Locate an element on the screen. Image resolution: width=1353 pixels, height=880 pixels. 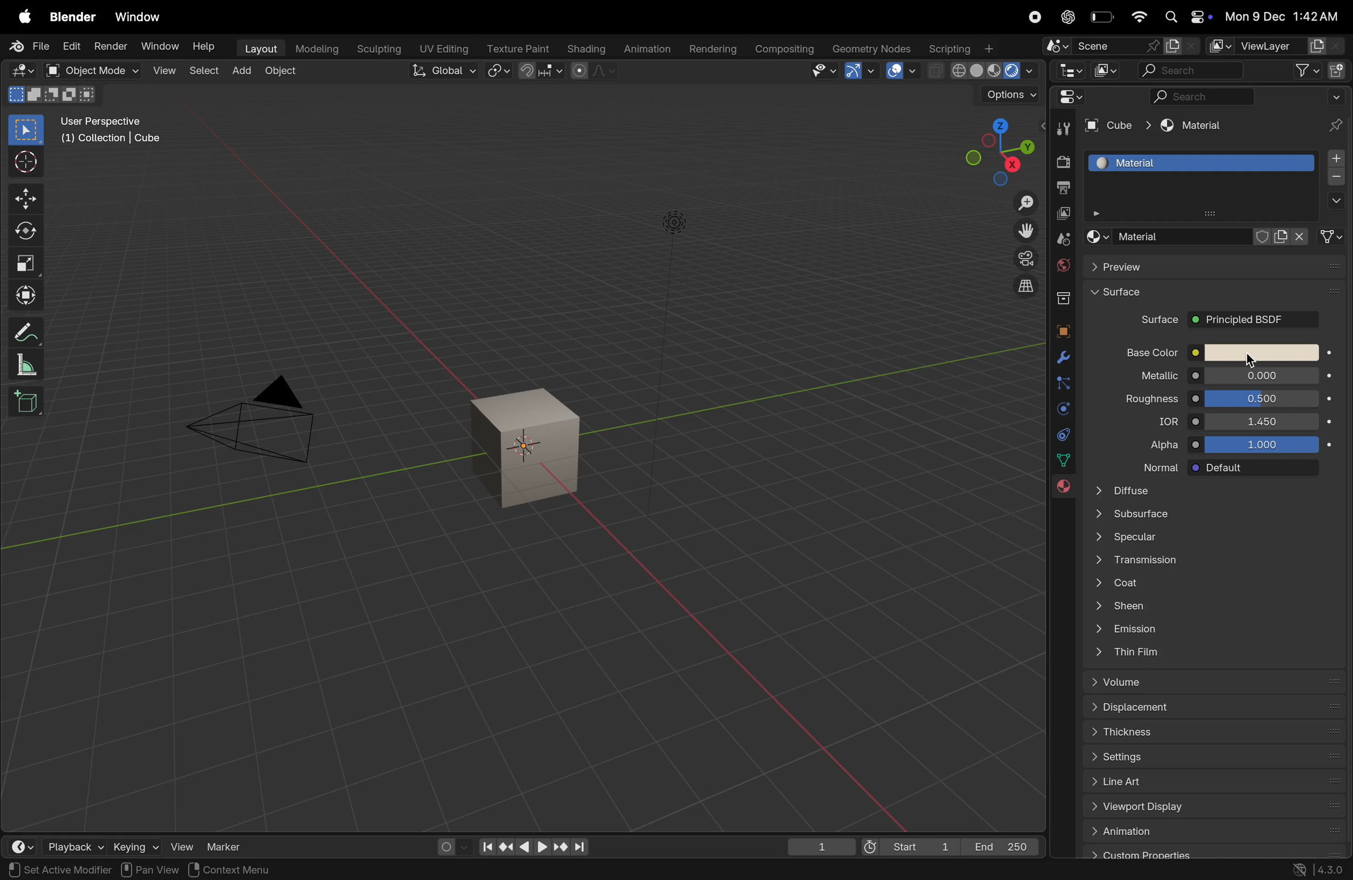
add cube is located at coordinates (29, 401).